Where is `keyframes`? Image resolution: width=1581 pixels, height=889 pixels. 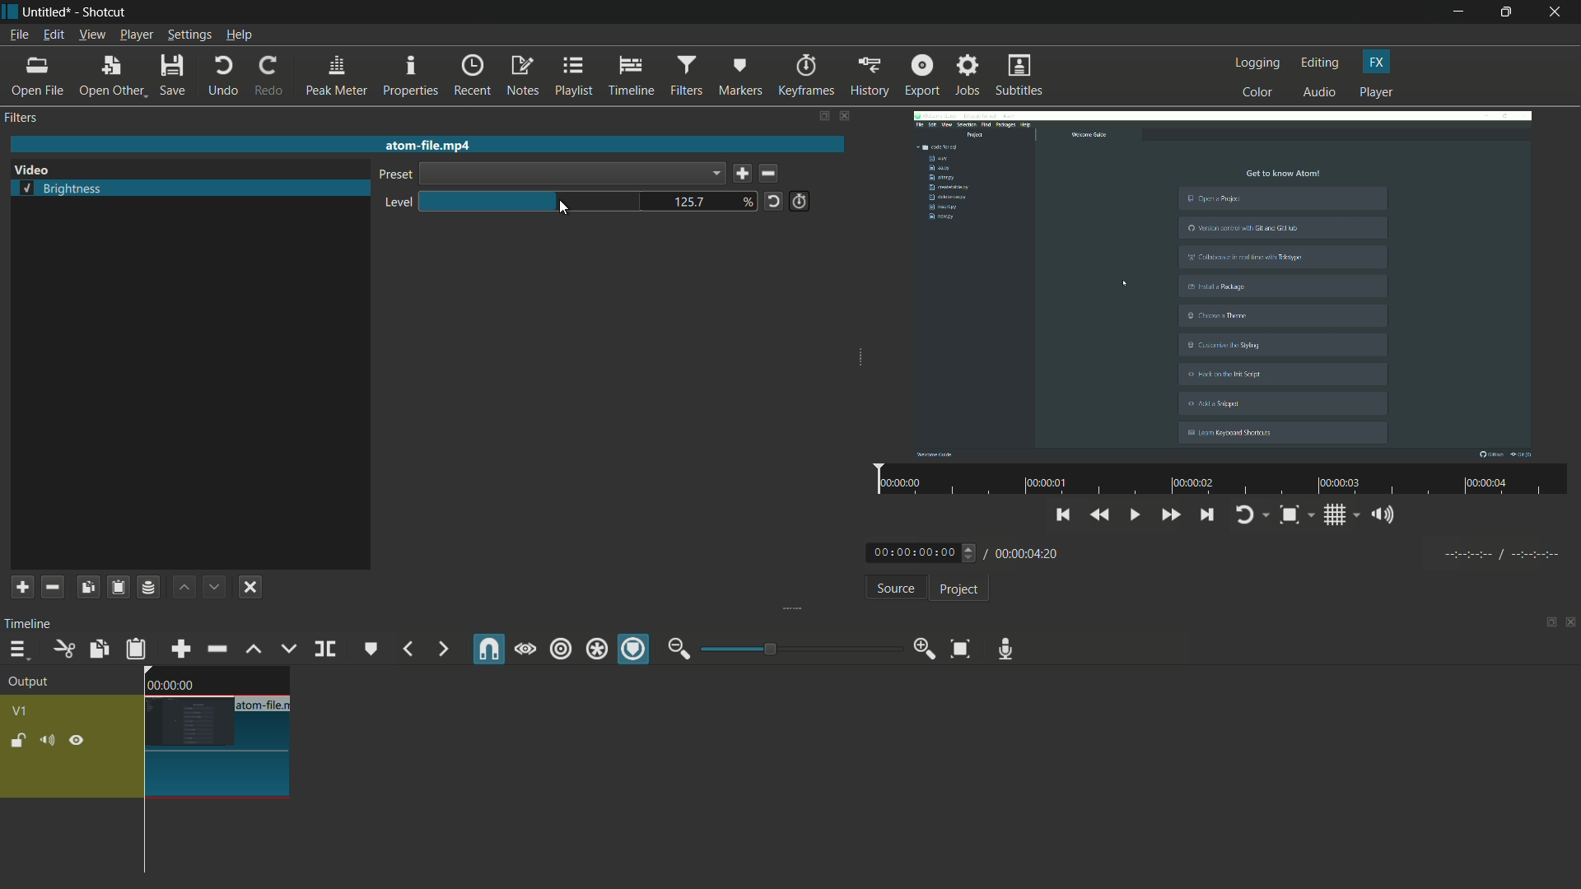
keyframes is located at coordinates (805, 76).